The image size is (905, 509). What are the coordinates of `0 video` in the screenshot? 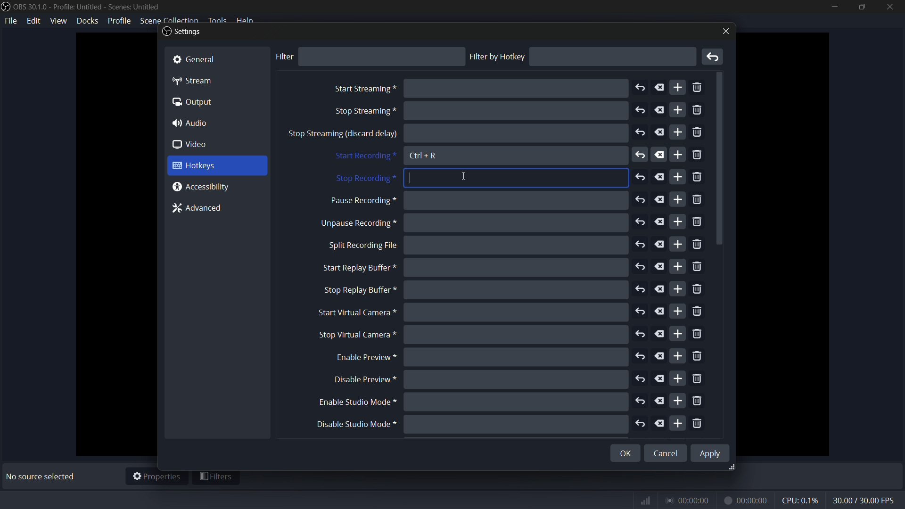 It's located at (197, 145).